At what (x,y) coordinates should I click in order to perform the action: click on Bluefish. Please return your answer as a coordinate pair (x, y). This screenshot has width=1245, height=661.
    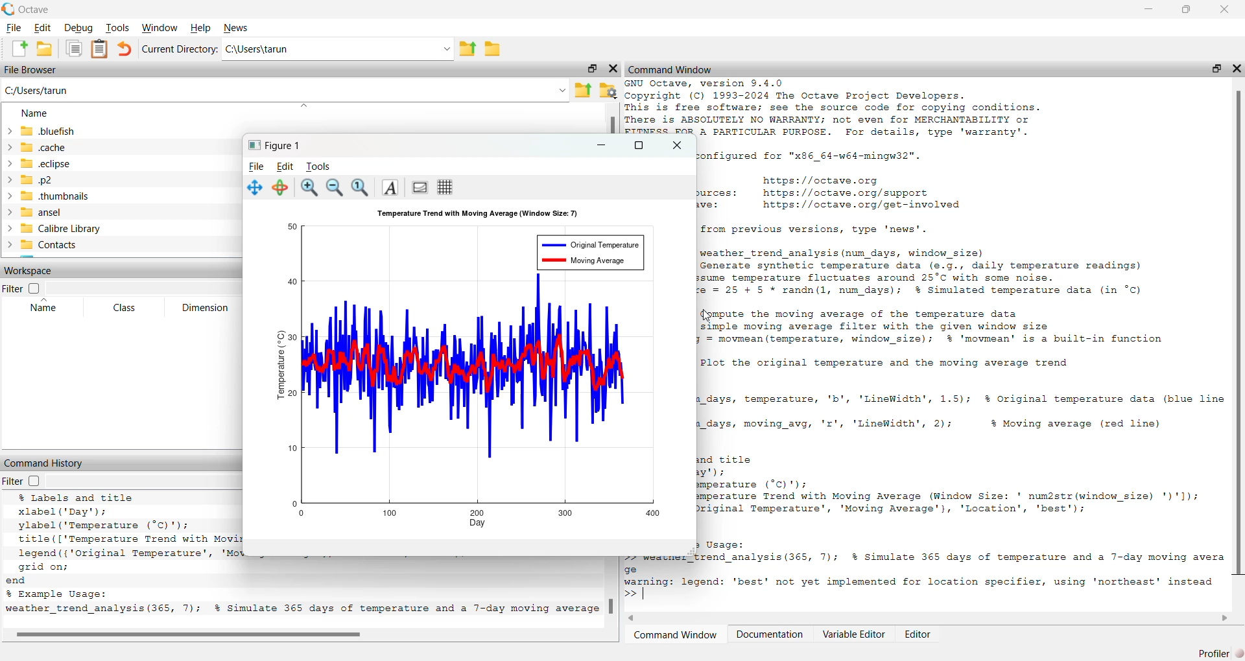
    Looking at the image, I should click on (40, 131).